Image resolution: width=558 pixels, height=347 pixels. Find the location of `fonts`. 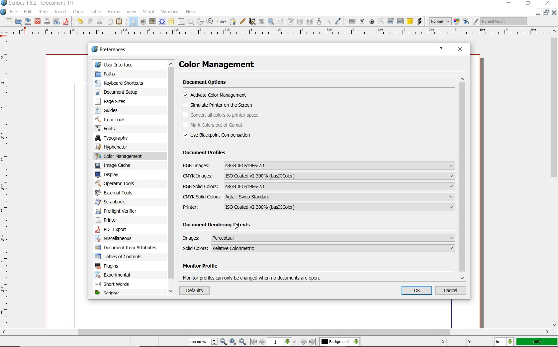

fonts is located at coordinates (118, 128).